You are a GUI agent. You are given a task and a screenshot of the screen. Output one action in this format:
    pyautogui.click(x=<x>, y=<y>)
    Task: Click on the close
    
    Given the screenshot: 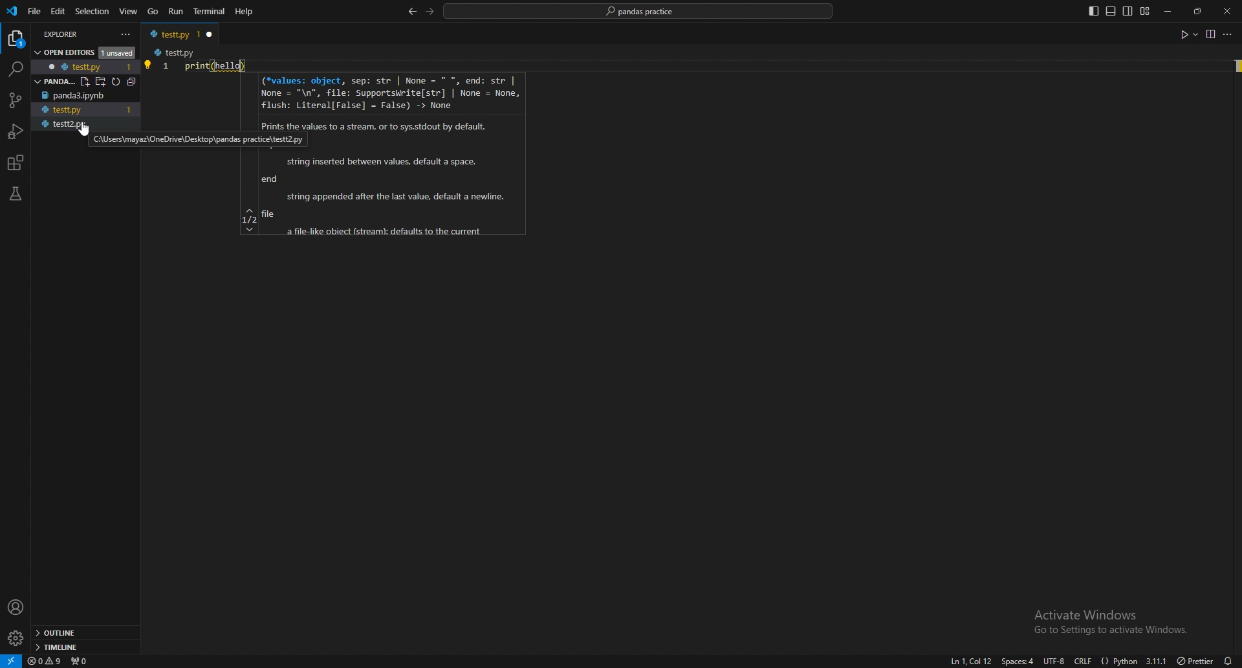 What is the action you would take?
    pyautogui.click(x=1227, y=11)
    